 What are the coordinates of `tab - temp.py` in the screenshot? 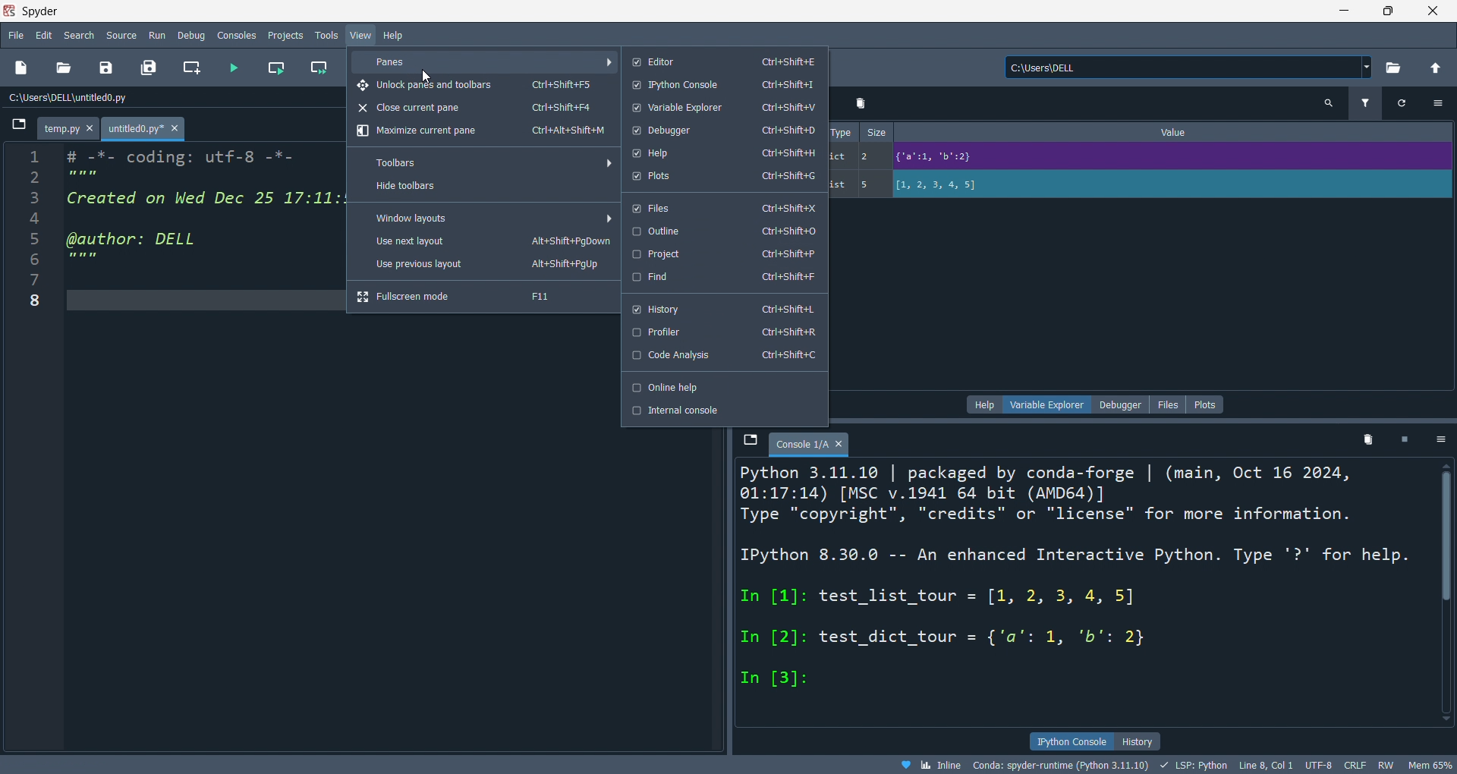 It's located at (68, 129).